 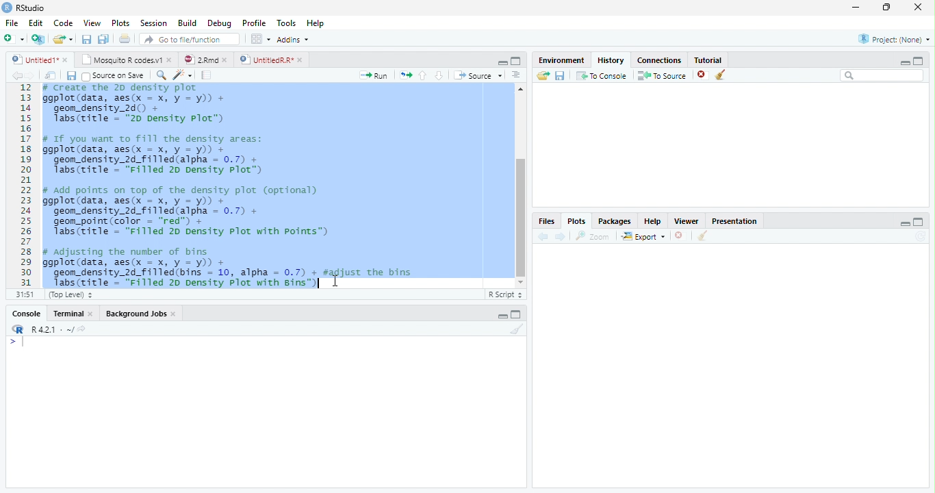 I want to click on Session, so click(x=154, y=23).